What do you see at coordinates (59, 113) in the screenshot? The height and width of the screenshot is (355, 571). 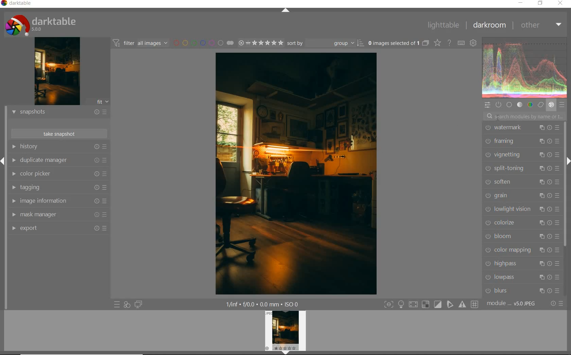 I see `snapshots` at bounding box center [59, 113].